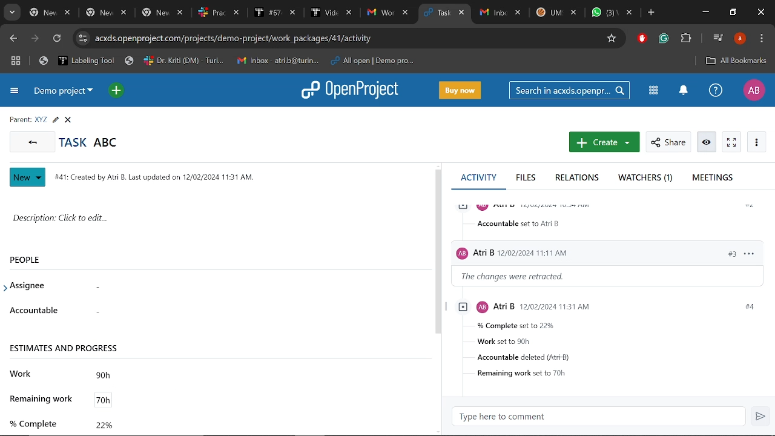 The width and height of the screenshot is (775, 436). I want to click on % complete, so click(32, 421).